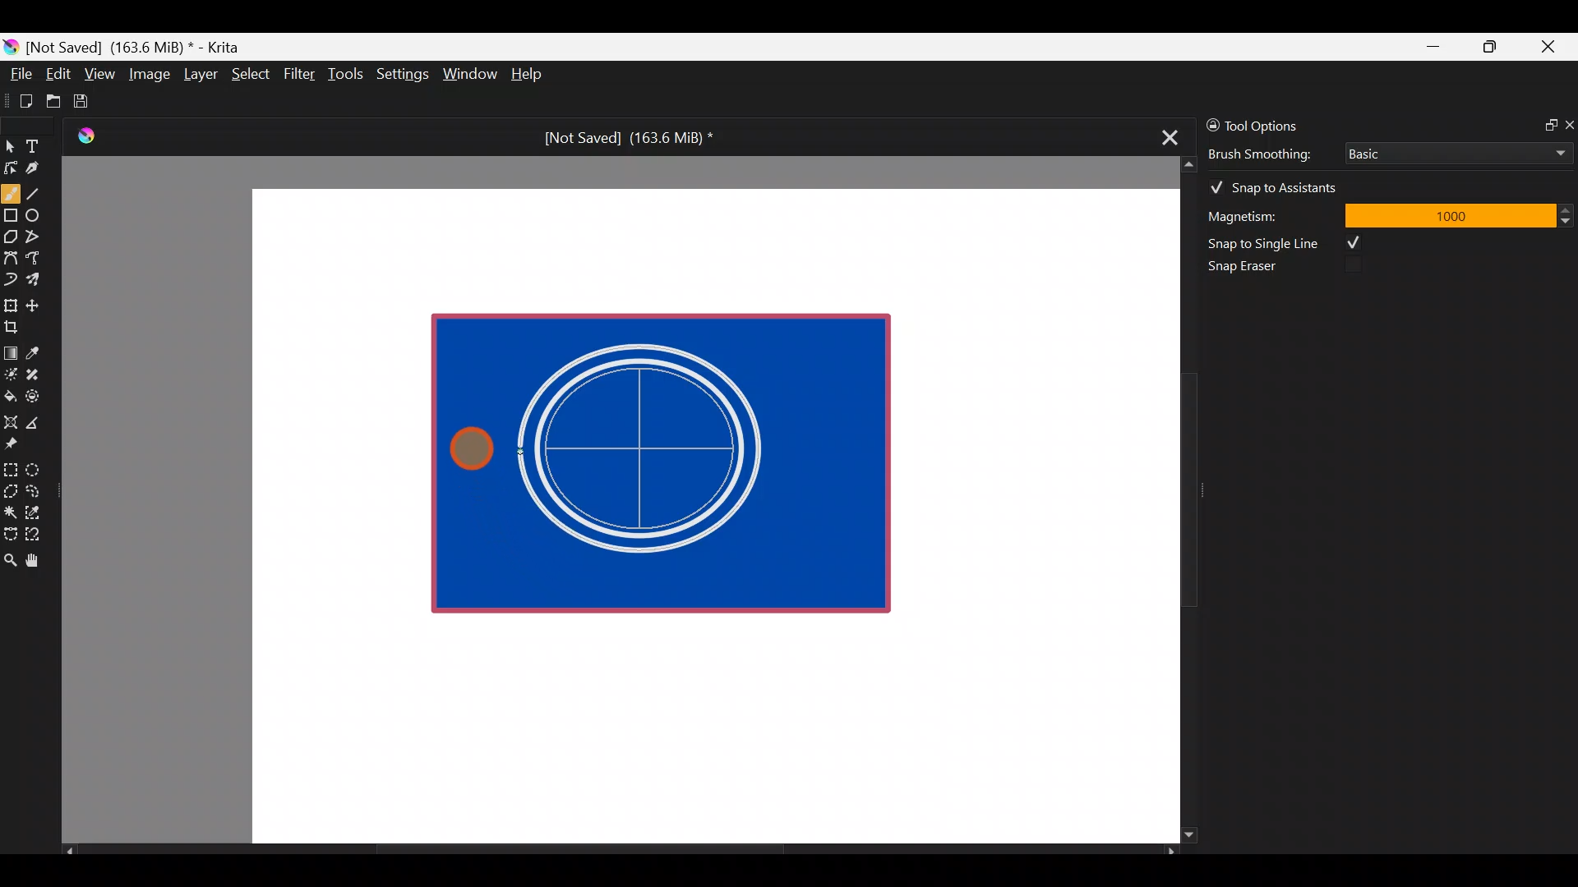  I want to click on File, so click(16, 77).